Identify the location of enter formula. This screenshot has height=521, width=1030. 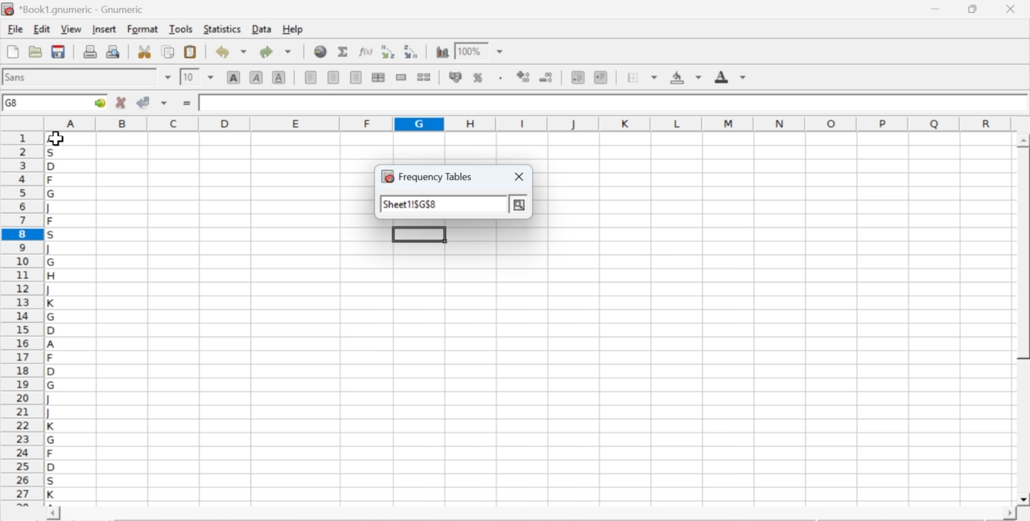
(188, 104).